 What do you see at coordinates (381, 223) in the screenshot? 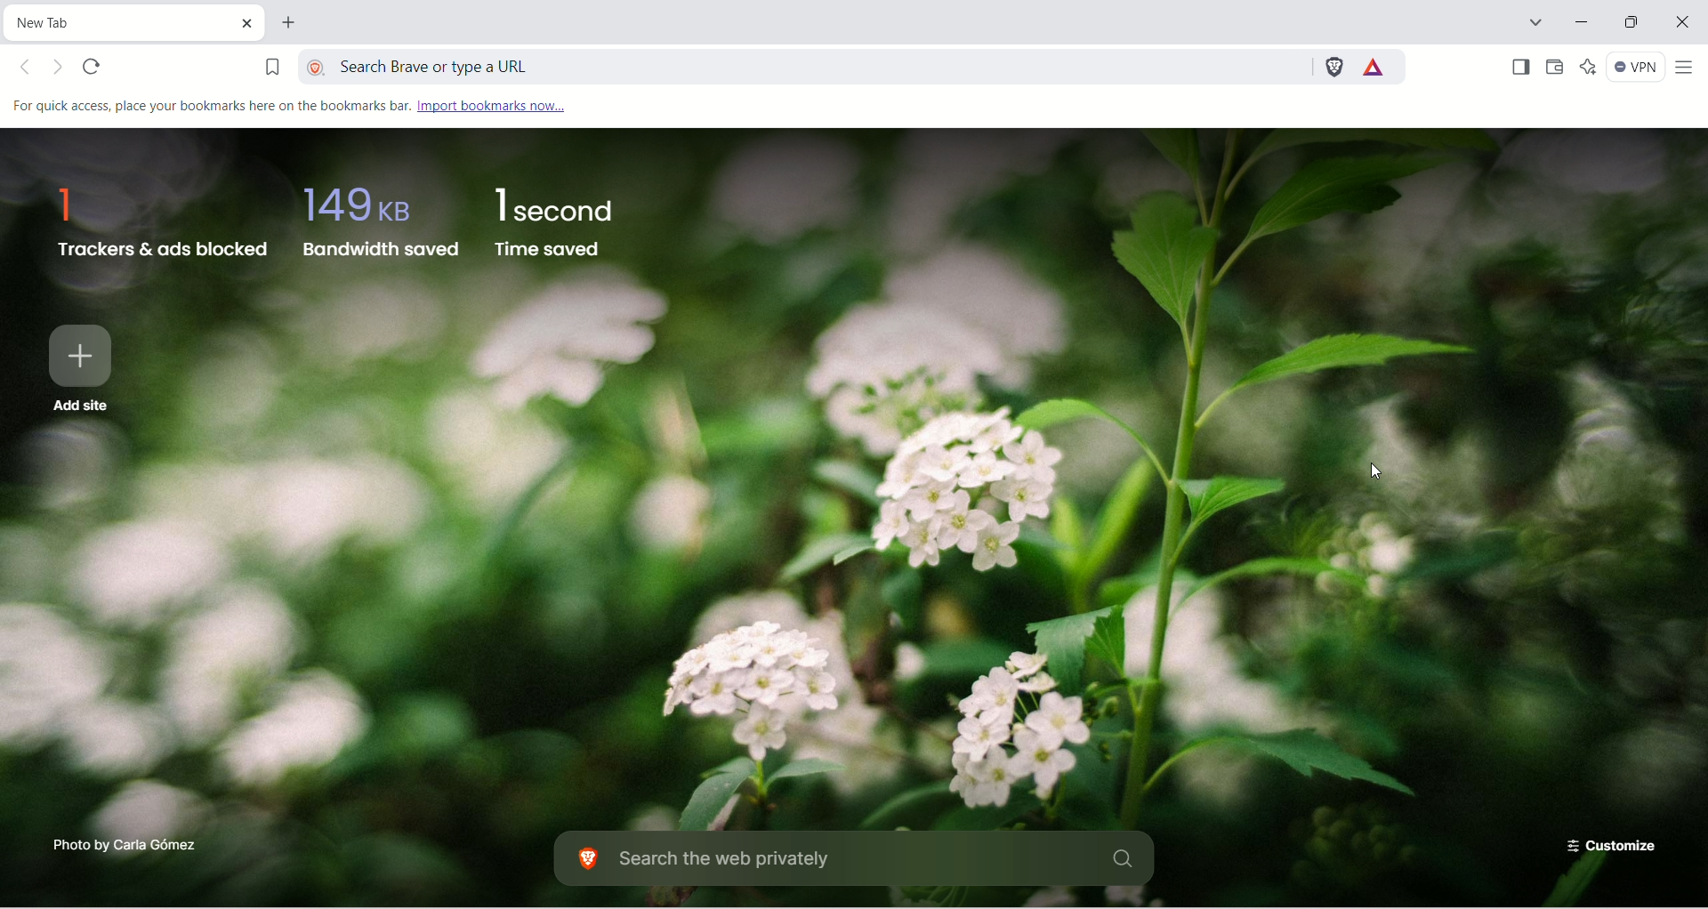
I see `149KB bandwidth saved` at bounding box center [381, 223].